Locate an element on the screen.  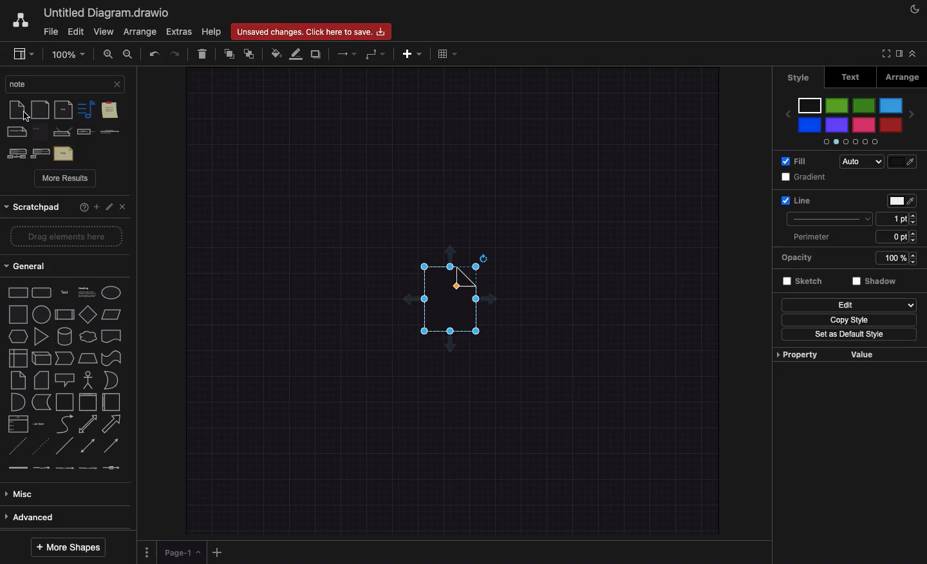
sticky note is located at coordinates (109, 111).